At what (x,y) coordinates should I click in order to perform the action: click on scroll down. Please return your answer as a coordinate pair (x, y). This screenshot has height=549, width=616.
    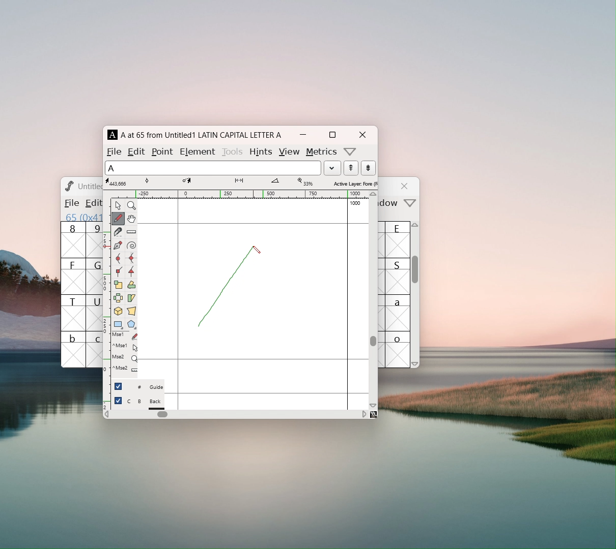
    Looking at the image, I should click on (415, 363).